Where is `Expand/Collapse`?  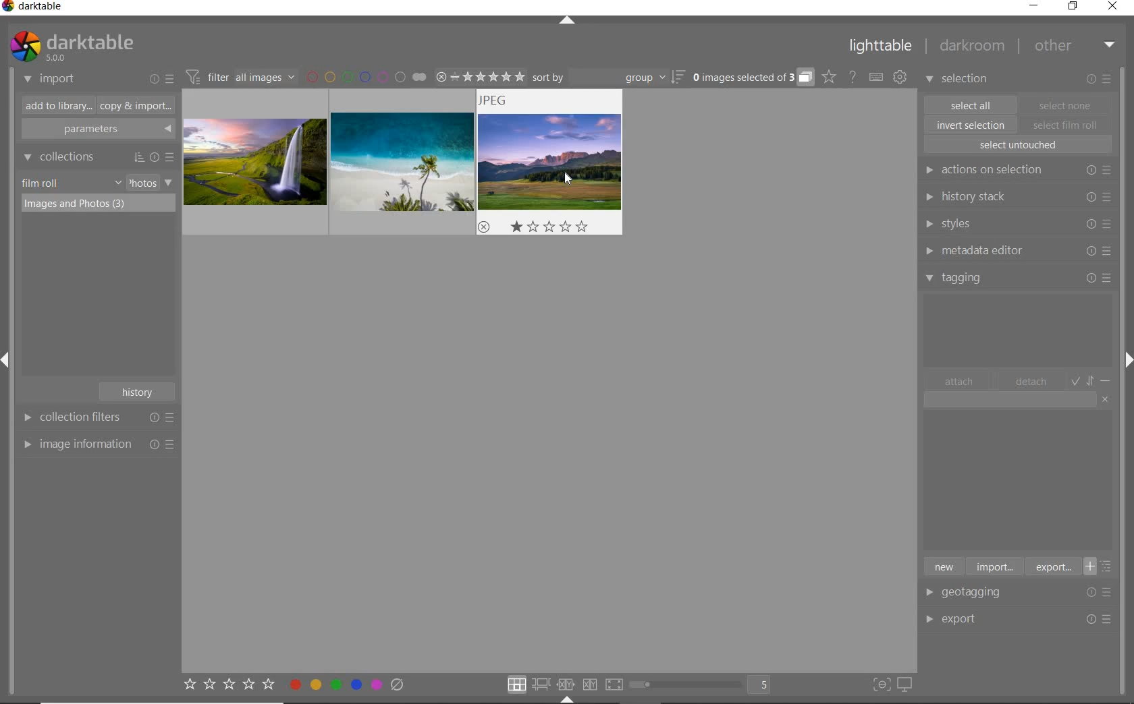
Expand/Collapse is located at coordinates (567, 699).